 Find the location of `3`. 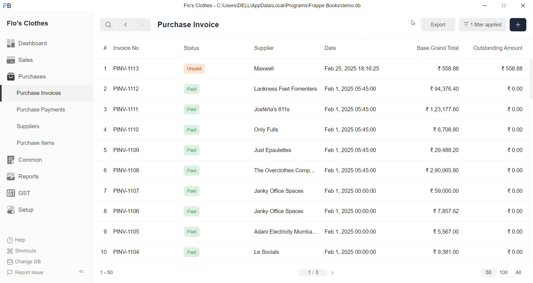

3 is located at coordinates (105, 109).